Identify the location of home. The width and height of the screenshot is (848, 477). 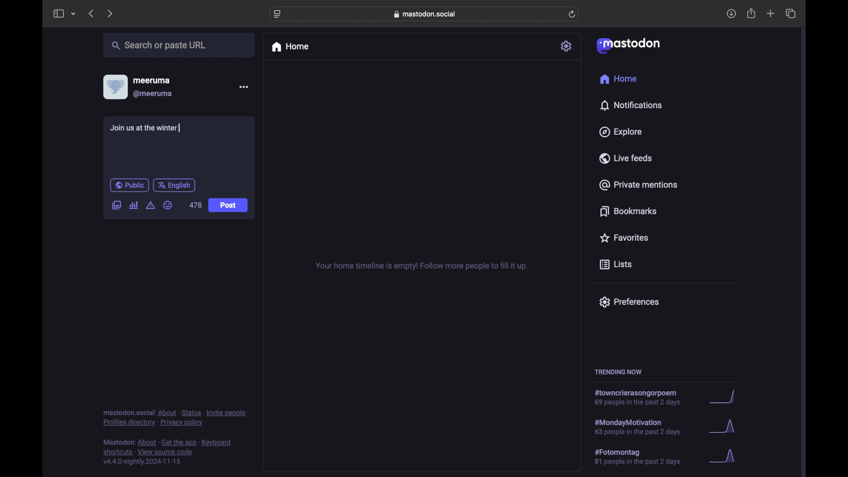
(618, 79).